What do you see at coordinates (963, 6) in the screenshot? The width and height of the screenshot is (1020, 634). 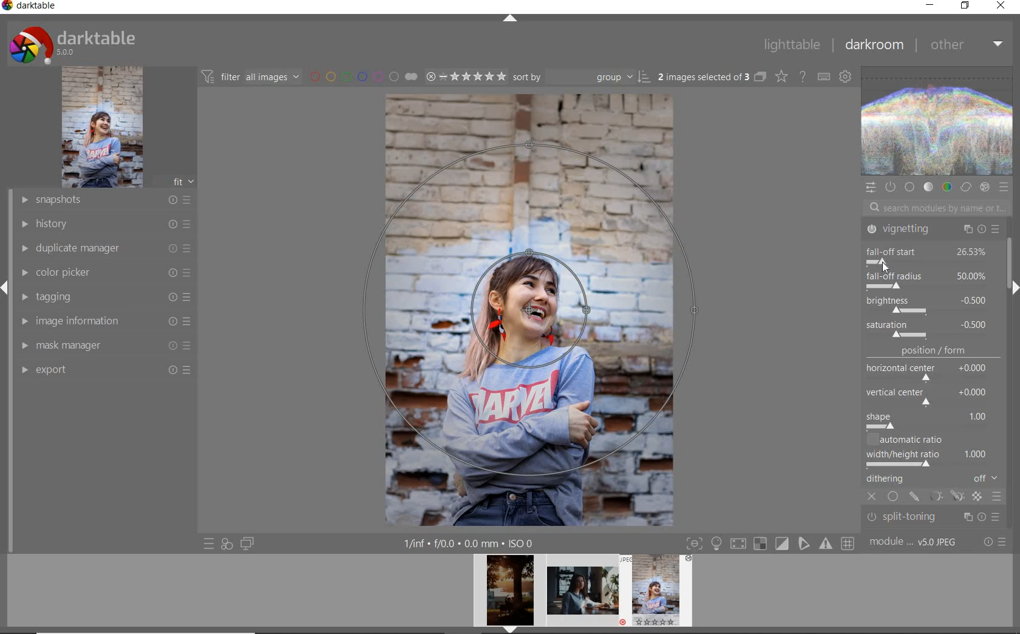 I see `RSTORE` at bounding box center [963, 6].